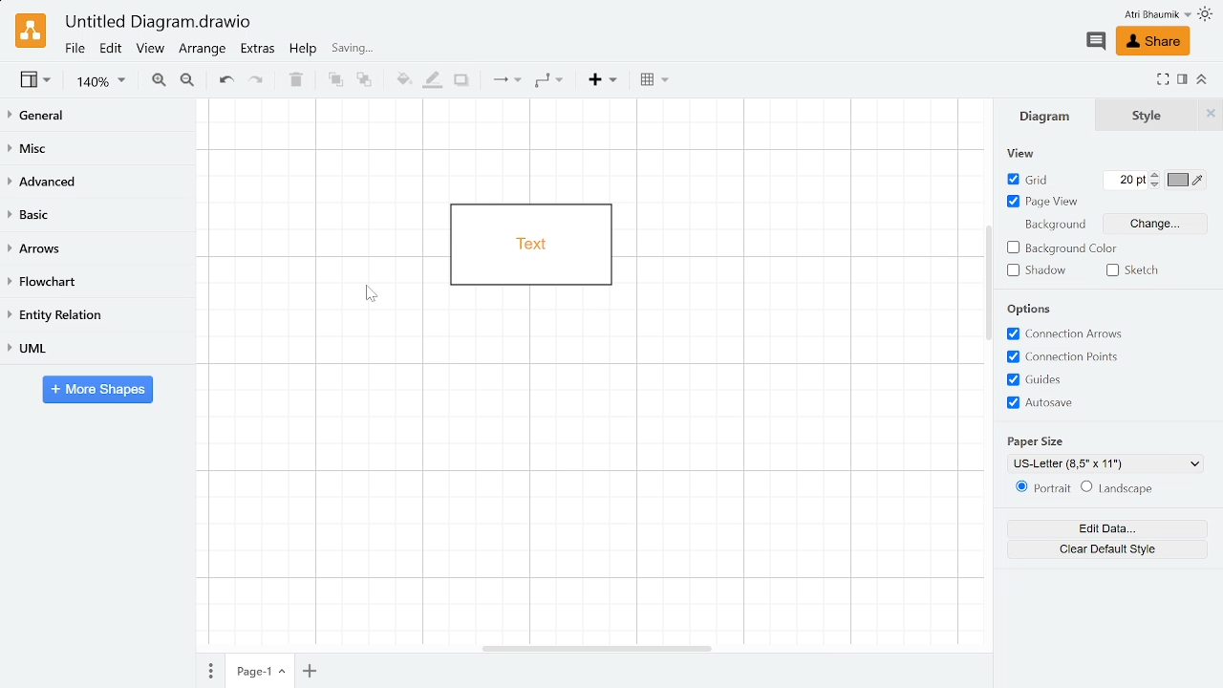 This screenshot has width=1223, height=688. I want to click on close, so click(1213, 114).